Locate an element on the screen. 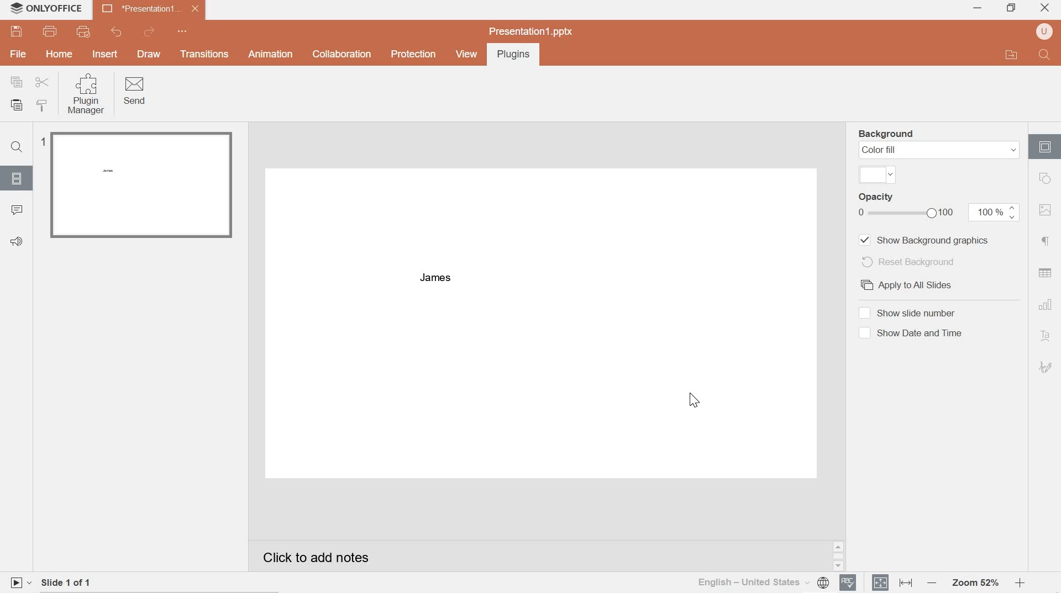 This screenshot has width=1061, height=593. slide 1 of 1 is located at coordinates (76, 580).